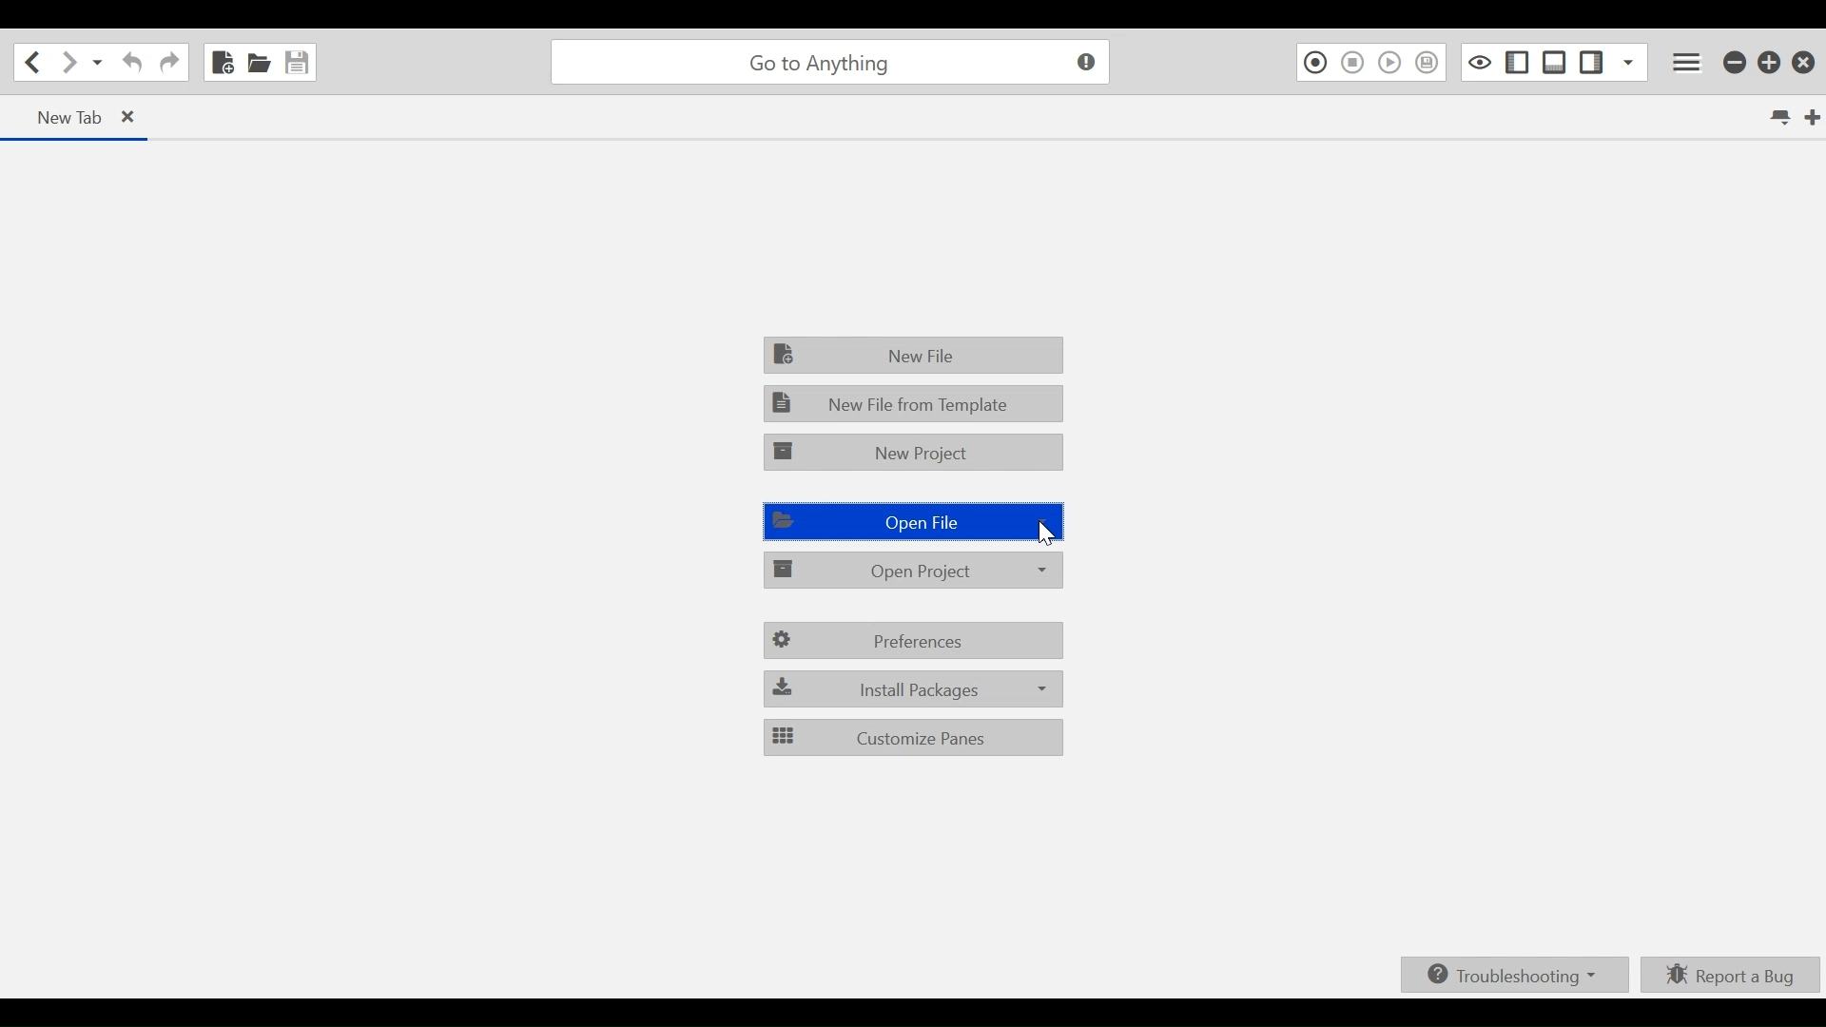 This screenshot has width=1826, height=1027. What do you see at coordinates (1556, 62) in the screenshot?
I see `Show/Hide Bottom Pane` at bounding box center [1556, 62].